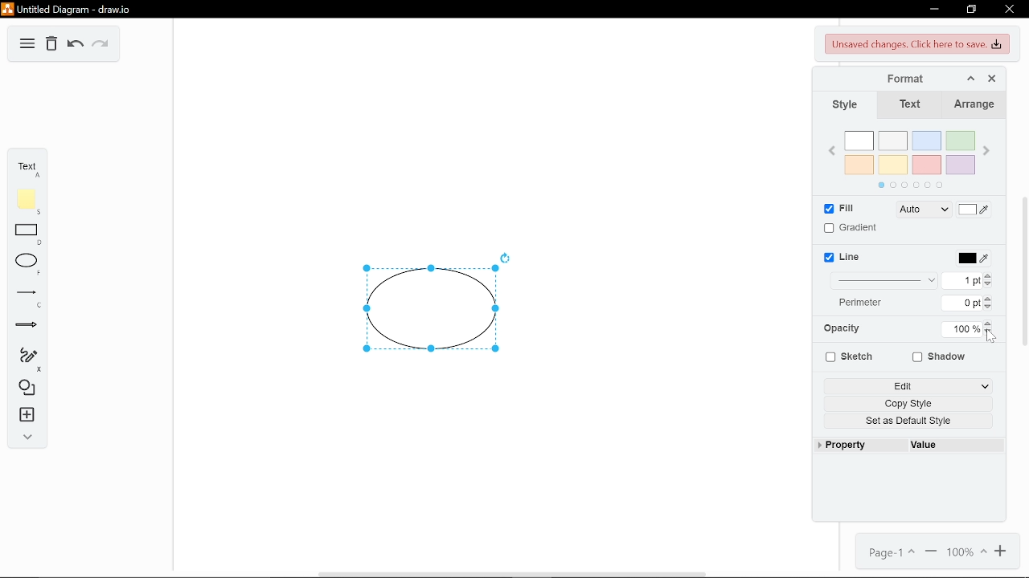 The height and width of the screenshot is (578, 1029). What do you see at coordinates (886, 280) in the screenshot?
I see `Line thickness` at bounding box center [886, 280].